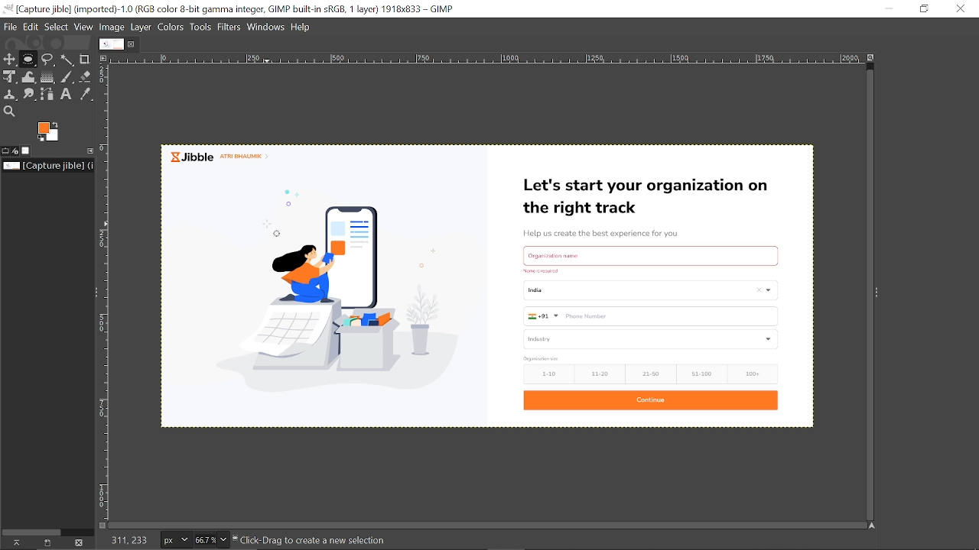 Image resolution: width=979 pixels, height=550 pixels. I want to click on Smudge tool, so click(31, 94).